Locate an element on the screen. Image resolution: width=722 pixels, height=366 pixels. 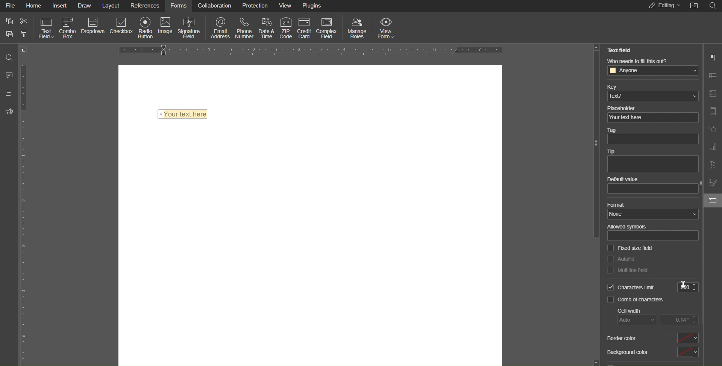
Image Settings is located at coordinates (712, 94).